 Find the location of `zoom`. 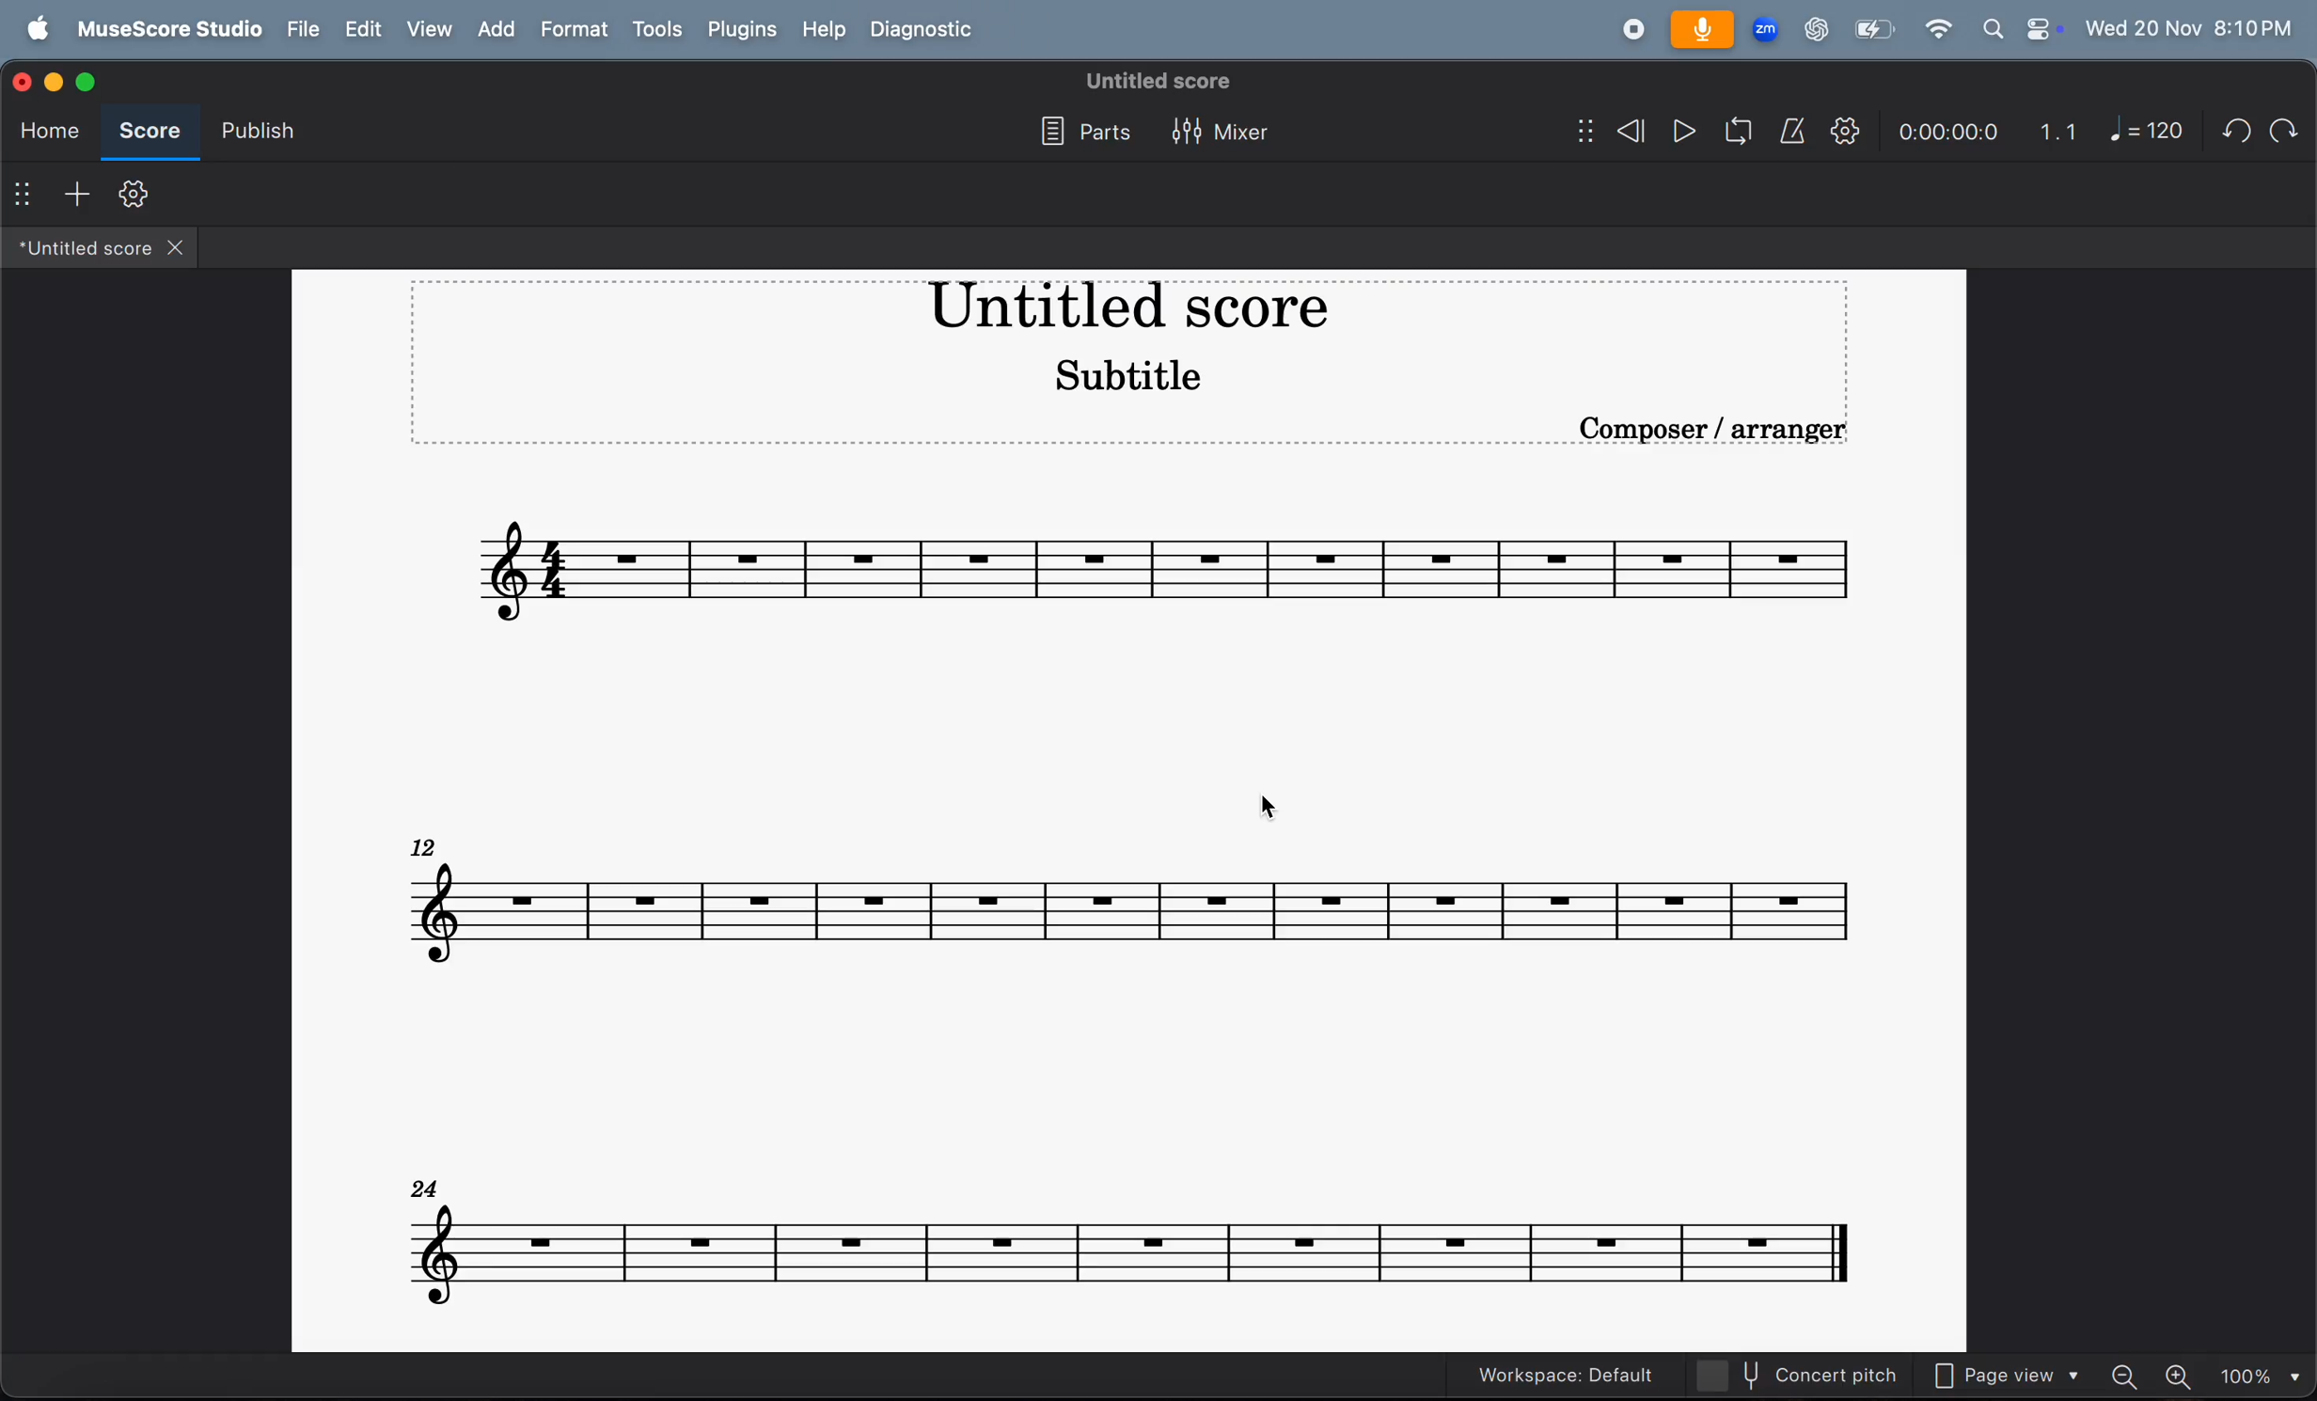

zoom is located at coordinates (1766, 28).